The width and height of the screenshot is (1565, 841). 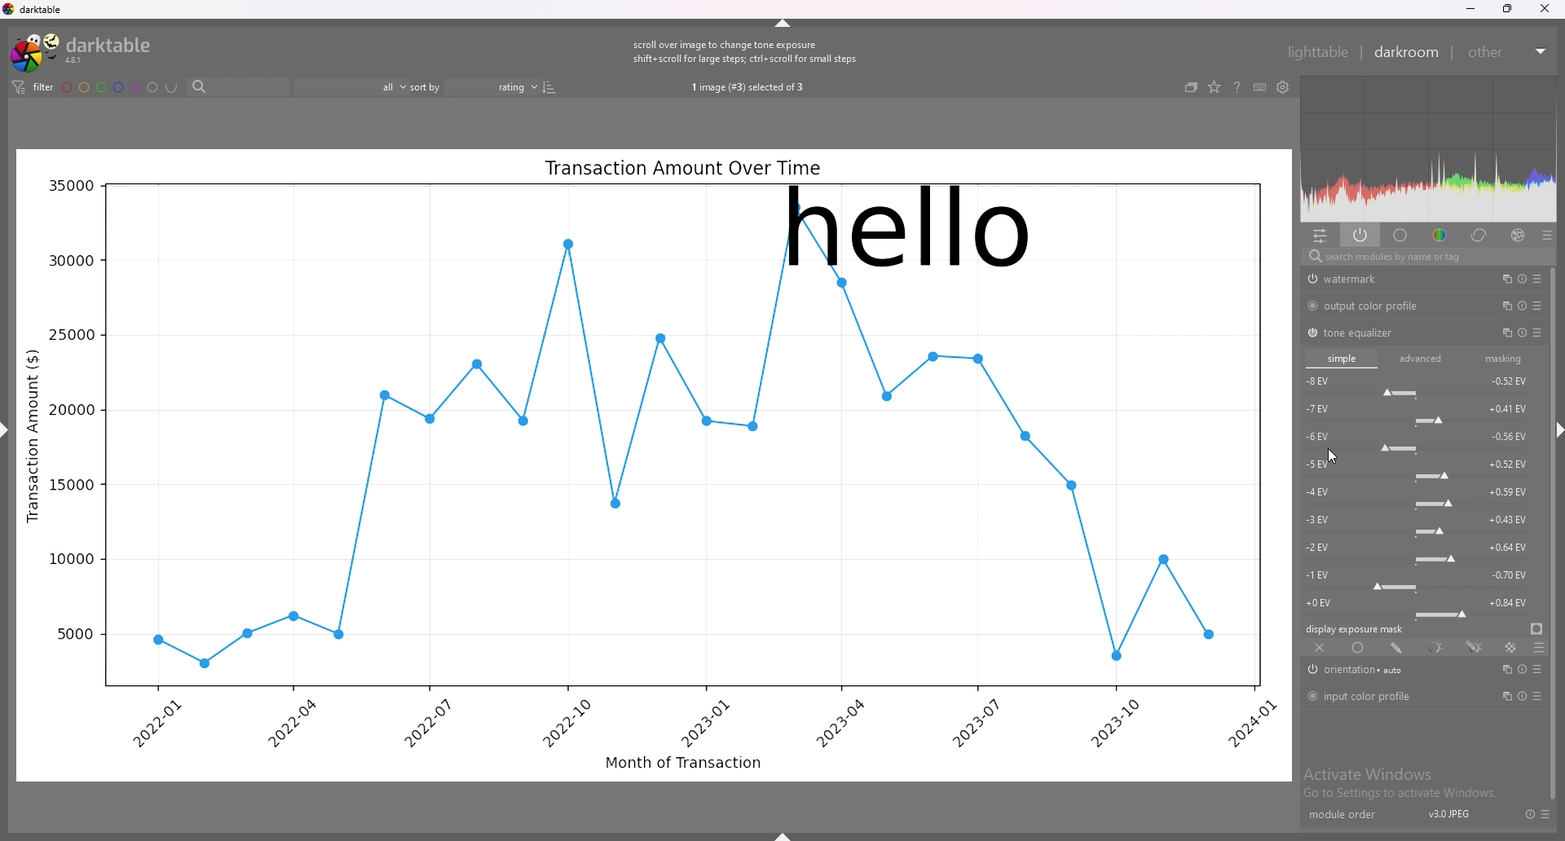 What do you see at coordinates (1500, 359) in the screenshot?
I see `masking` at bounding box center [1500, 359].